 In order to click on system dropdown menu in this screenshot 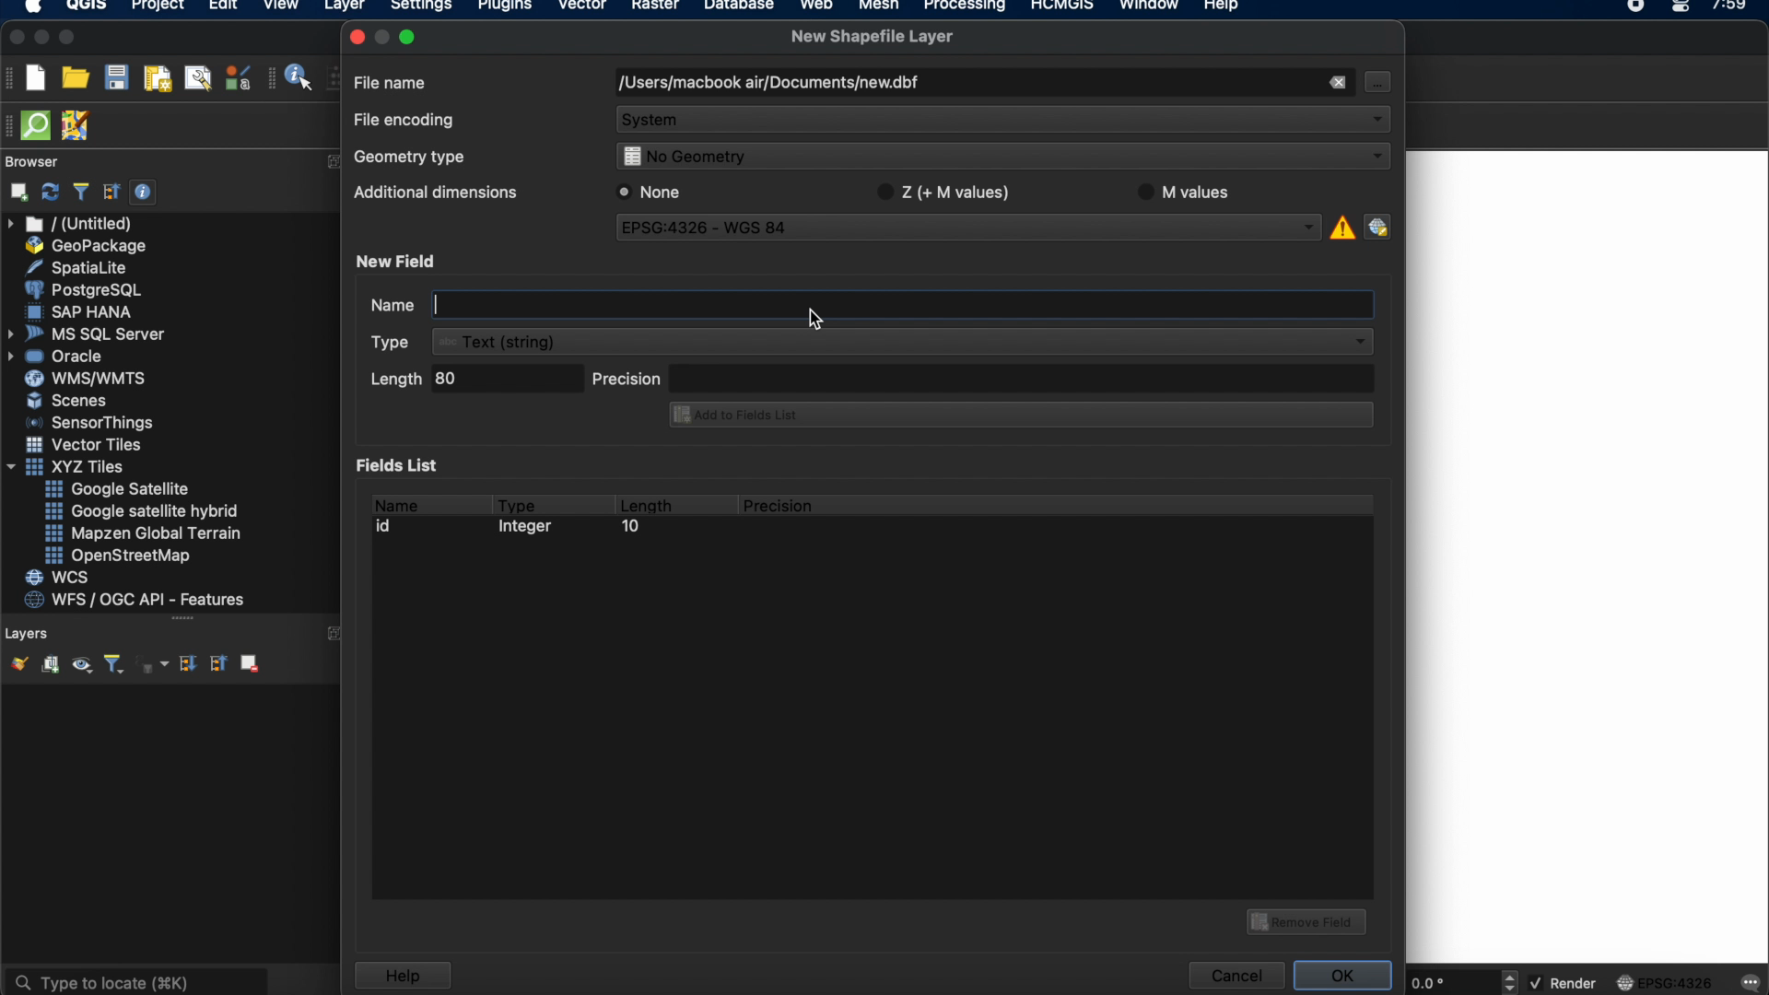, I will do `click(1004, 122)`.